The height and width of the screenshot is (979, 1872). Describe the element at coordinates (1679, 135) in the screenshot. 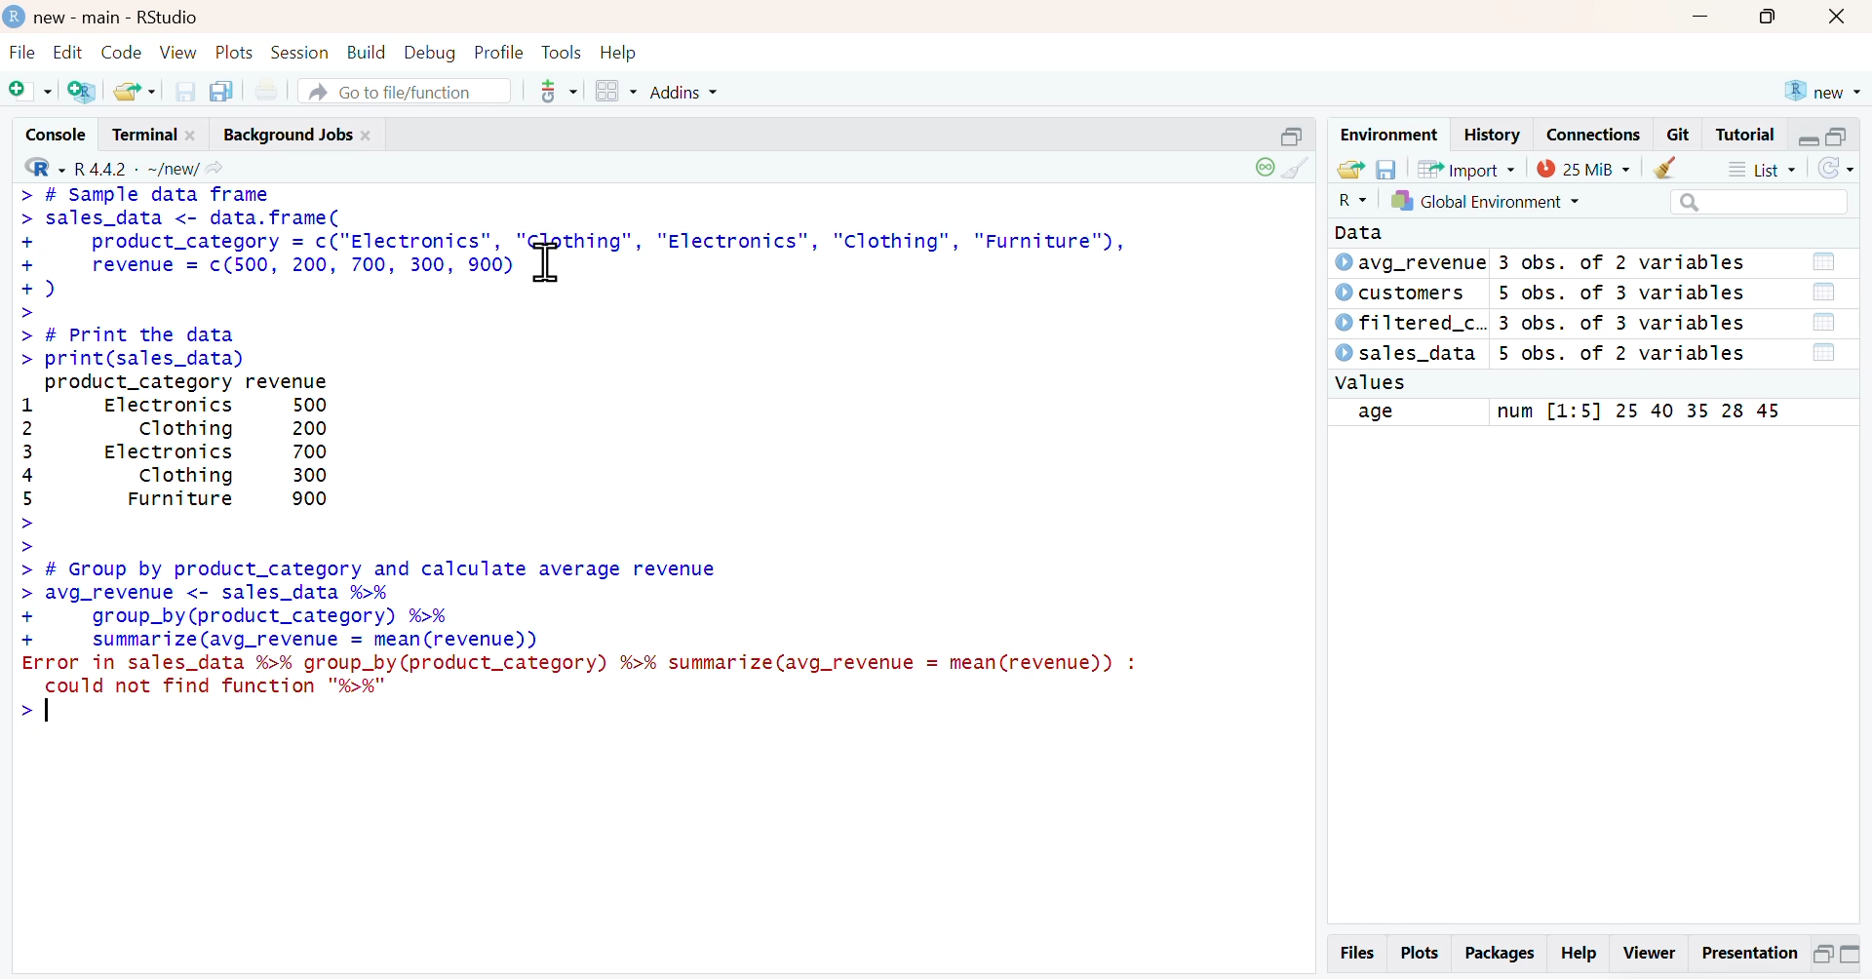

I see `Git` at that location.